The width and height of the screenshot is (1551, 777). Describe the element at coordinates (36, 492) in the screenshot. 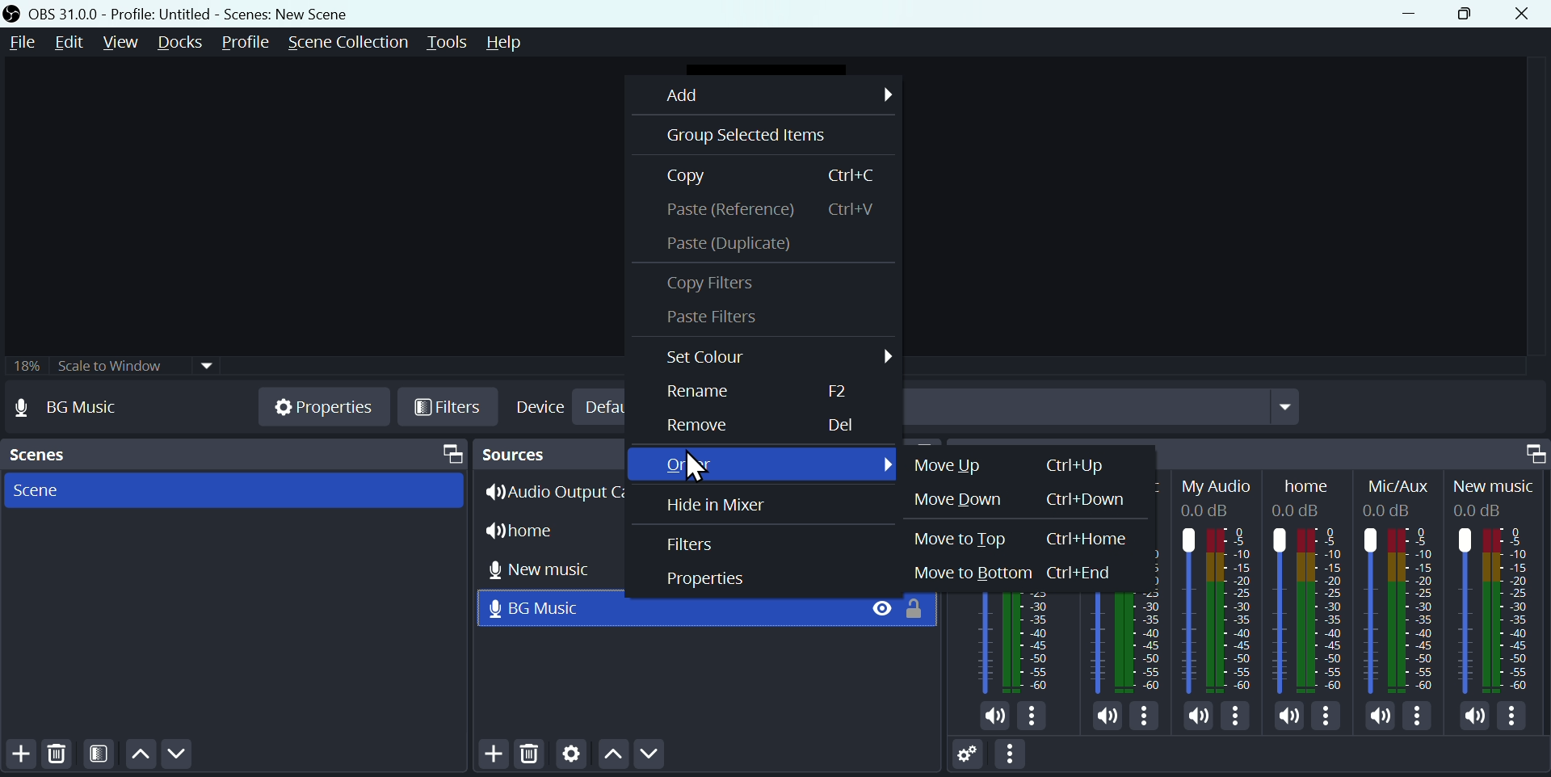

I see `Scene` at that location.